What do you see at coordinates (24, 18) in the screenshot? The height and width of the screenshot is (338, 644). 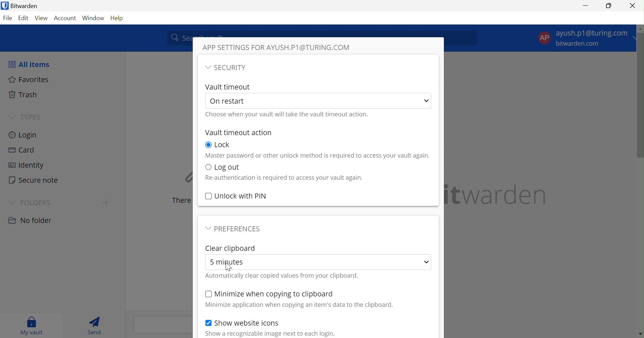 I see `Edit` at bounding box center [24, 18].